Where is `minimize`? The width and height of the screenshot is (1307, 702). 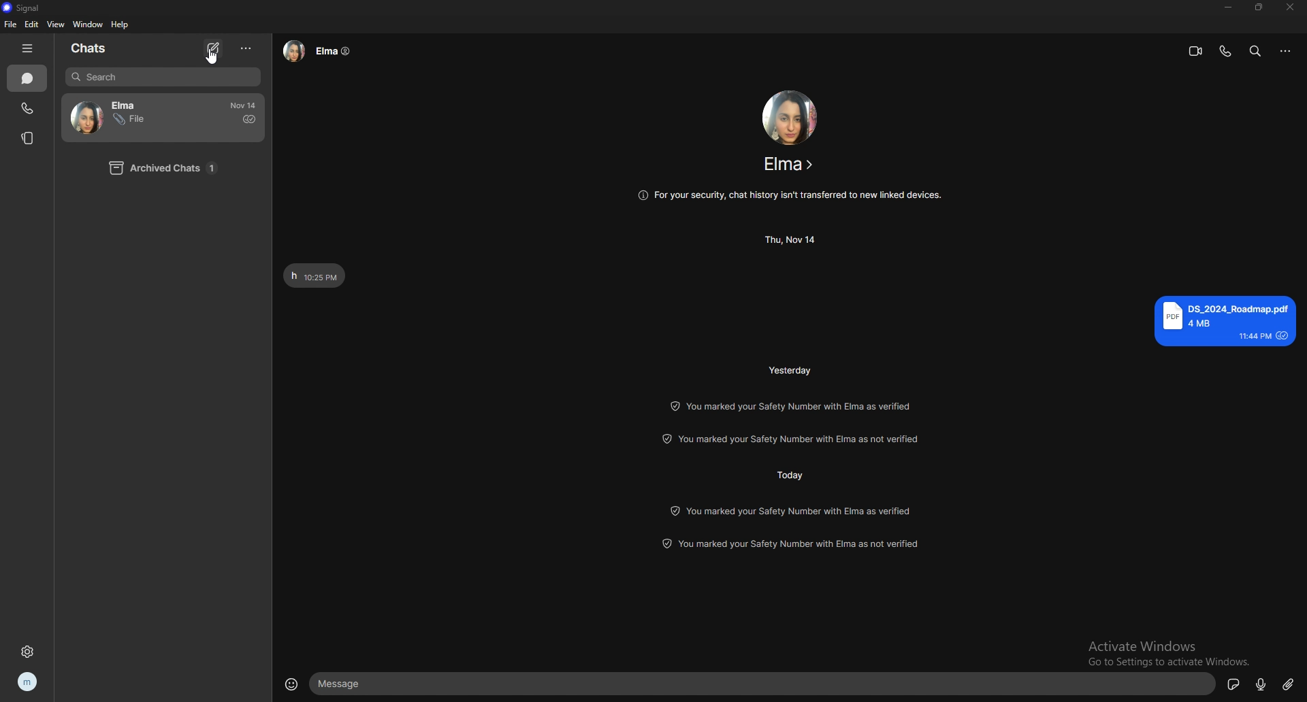 minimize is located at coordinates (1228, 6).